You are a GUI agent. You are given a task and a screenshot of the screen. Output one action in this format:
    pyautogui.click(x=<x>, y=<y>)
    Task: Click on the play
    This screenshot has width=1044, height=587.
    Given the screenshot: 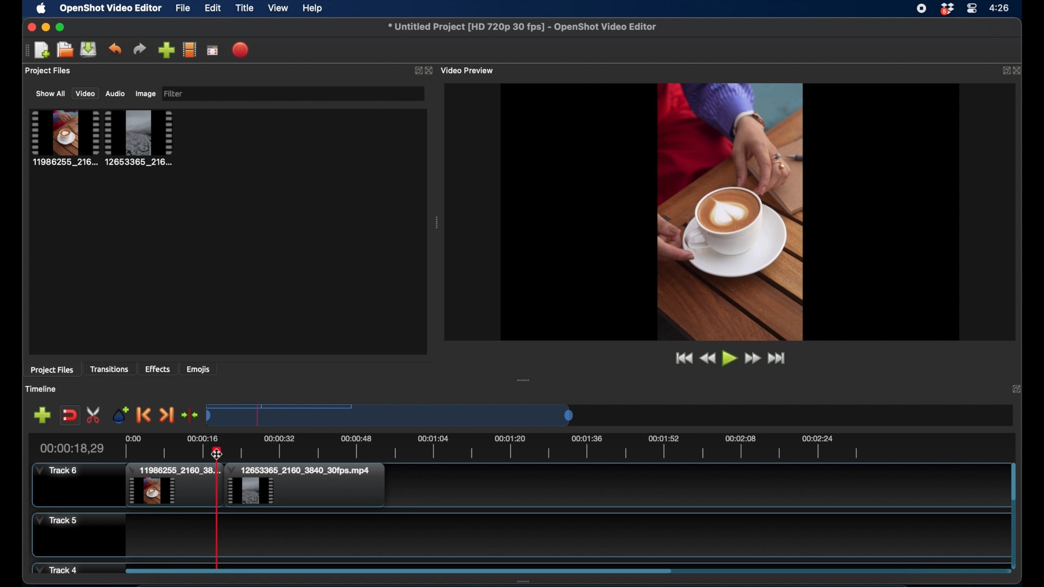 What is the action you would take?
    pyautogui.click(x=729, y=359)
    